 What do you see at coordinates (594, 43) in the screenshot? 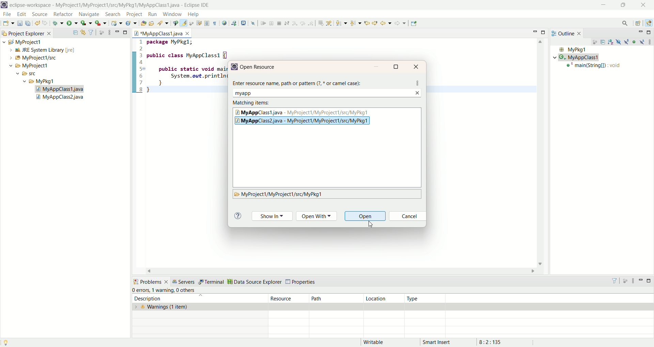
I see `focus on active task` at bounding box center [594, 43].